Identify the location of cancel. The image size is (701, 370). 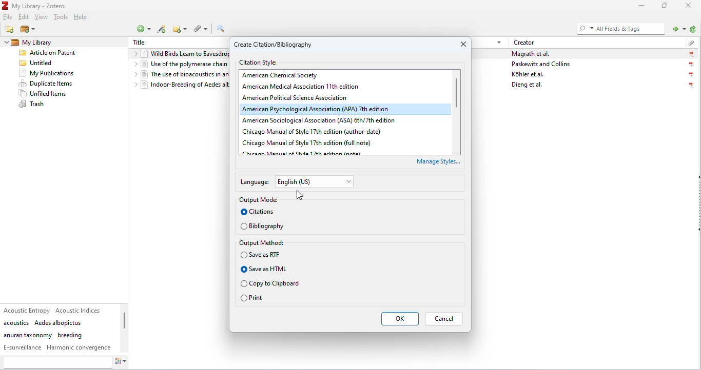
(444, 319).